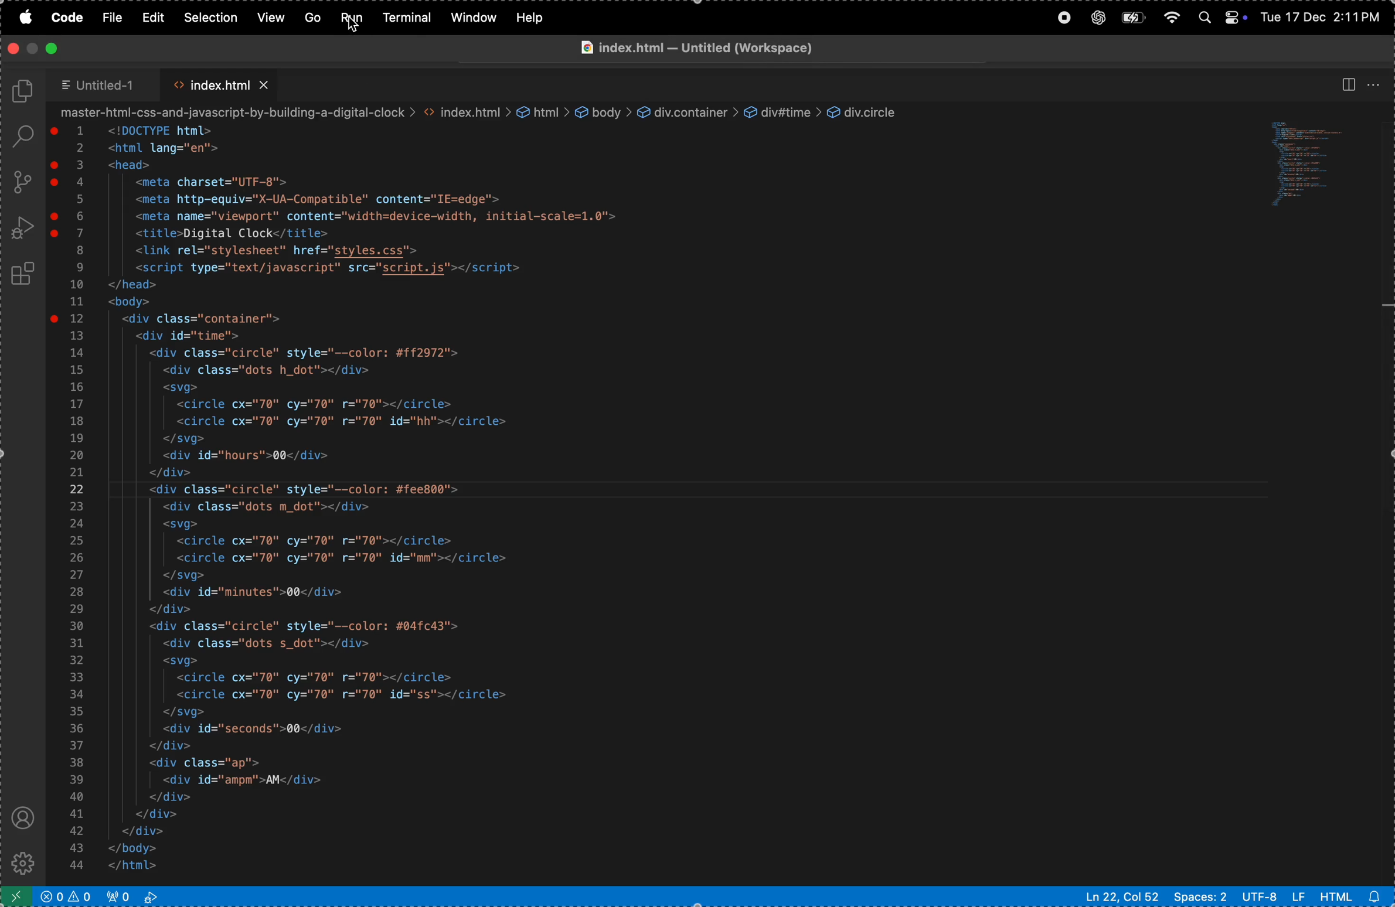  I want to click on window, so click(474, 18).